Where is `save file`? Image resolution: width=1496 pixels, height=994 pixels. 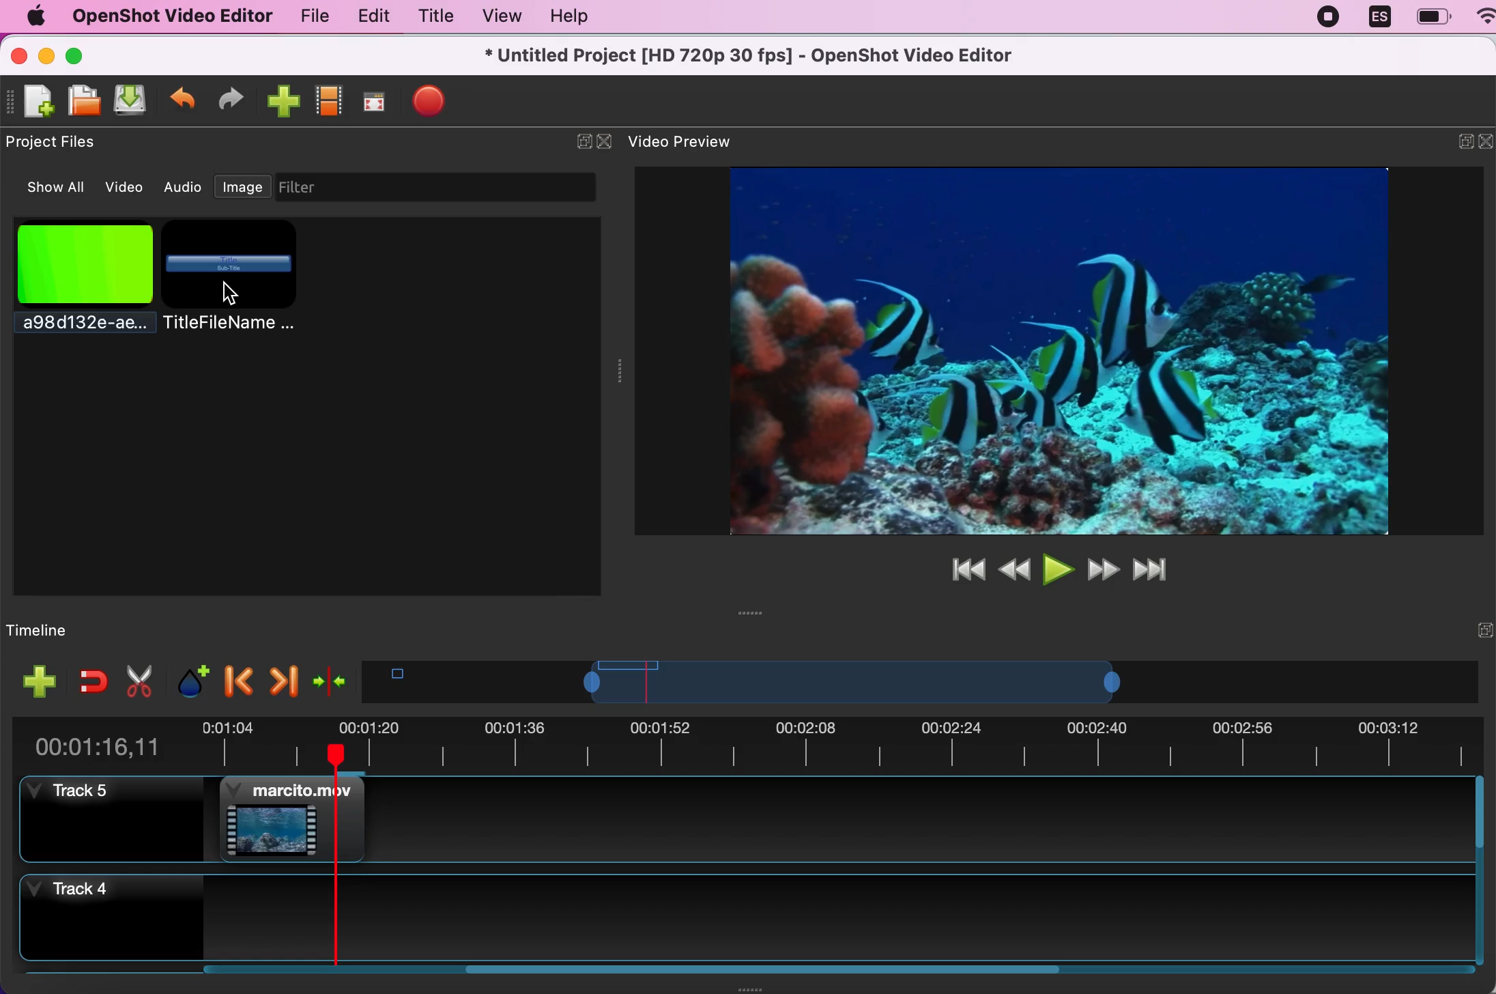 save file is located at coordinates (134, 102).